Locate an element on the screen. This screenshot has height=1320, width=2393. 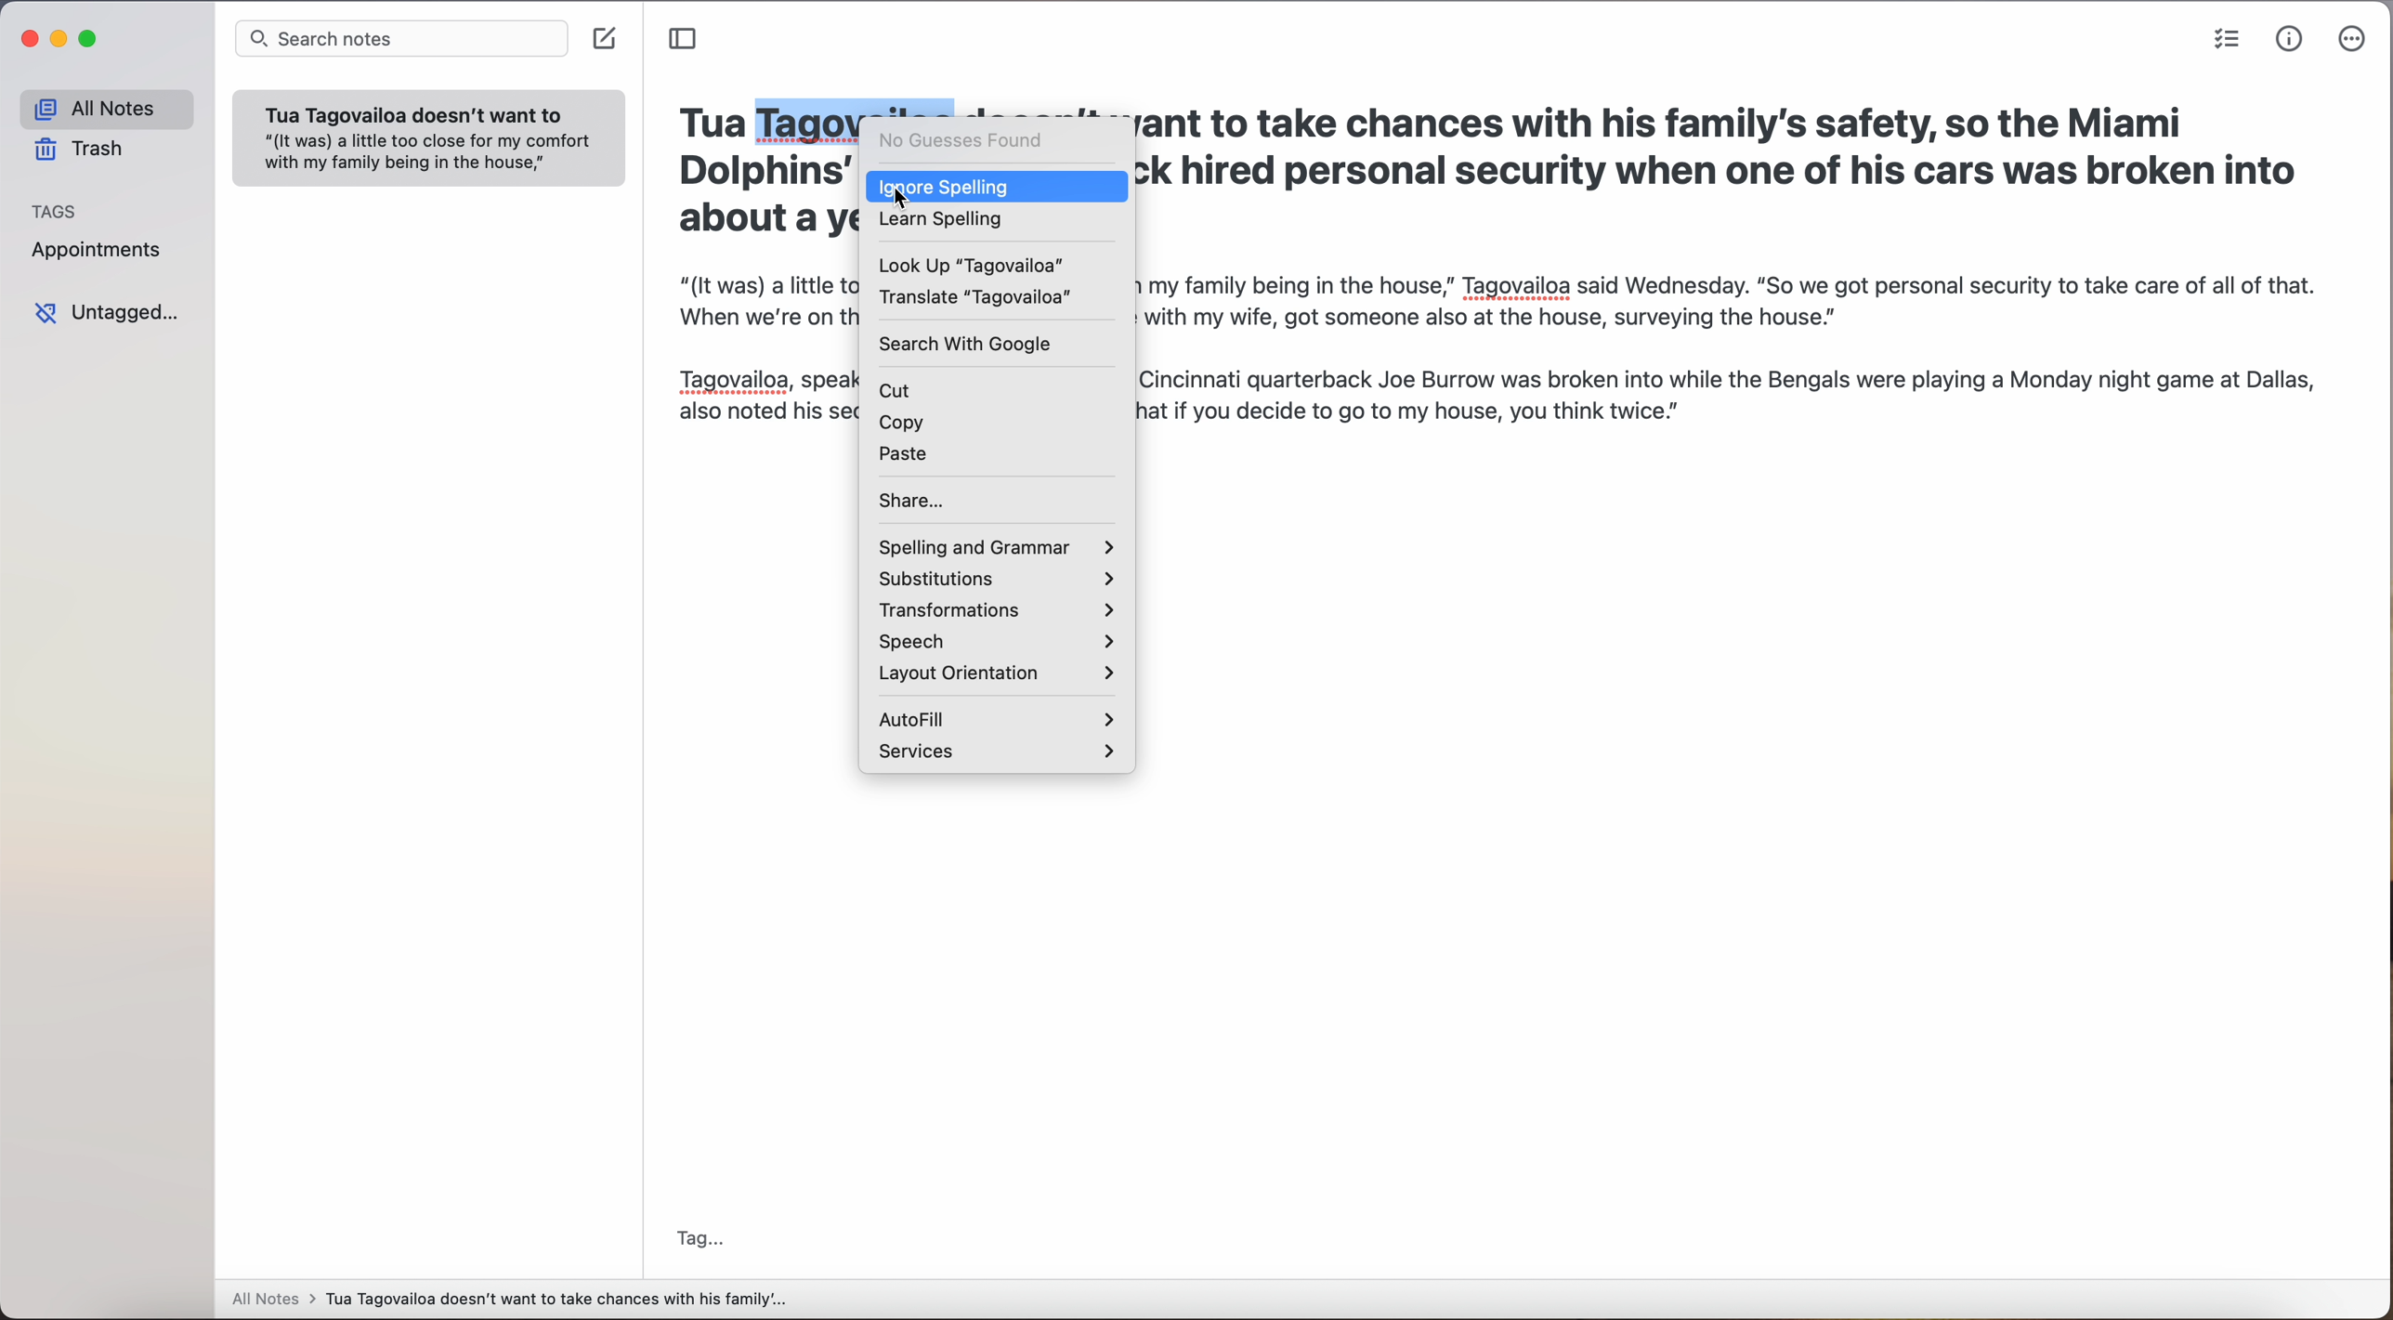
trash is located at coordinates (76, 148).